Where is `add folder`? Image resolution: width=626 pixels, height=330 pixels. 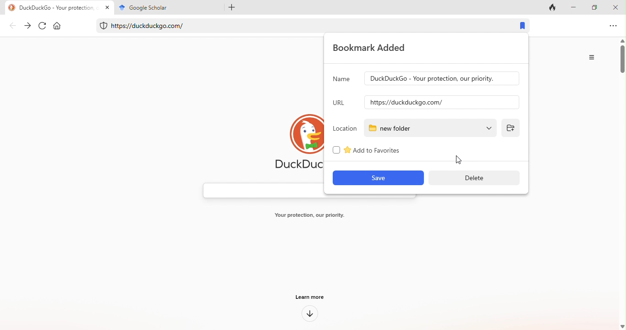 add folder is located at coordinates (510, 127).